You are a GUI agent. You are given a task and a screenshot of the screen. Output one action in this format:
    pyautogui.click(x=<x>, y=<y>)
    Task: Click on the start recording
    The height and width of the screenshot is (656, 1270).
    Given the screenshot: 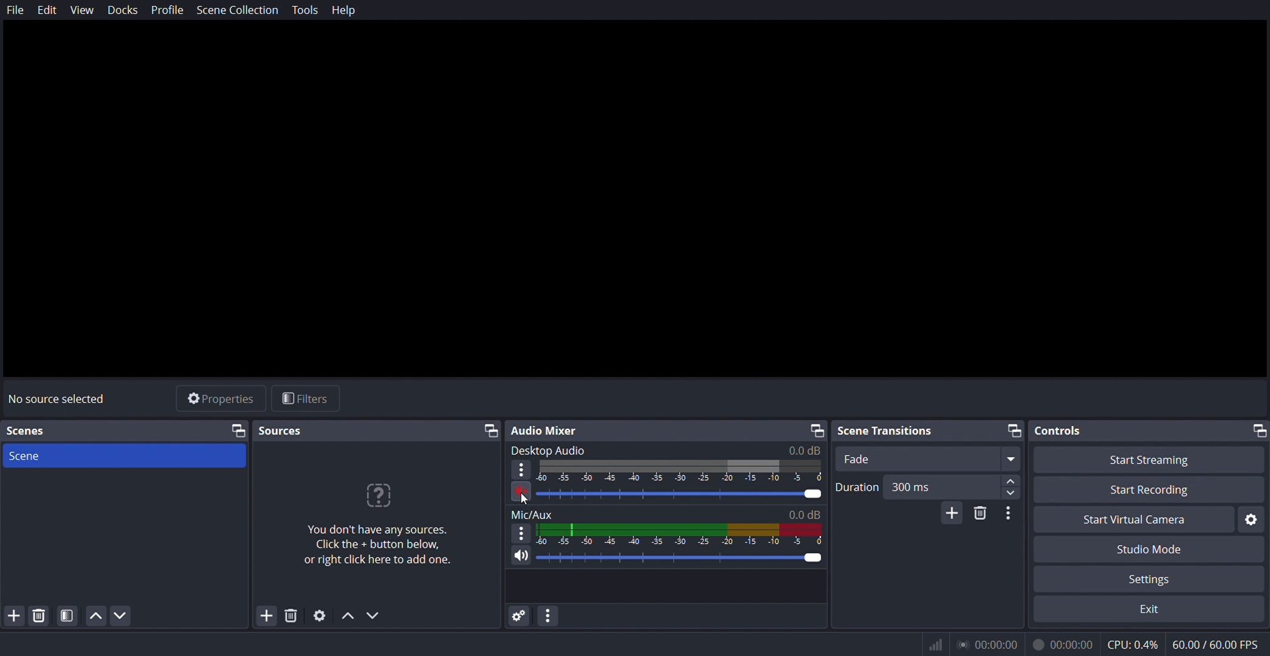 What is the action you would take?
    pyautogui.click(x=1151, y=490)
    